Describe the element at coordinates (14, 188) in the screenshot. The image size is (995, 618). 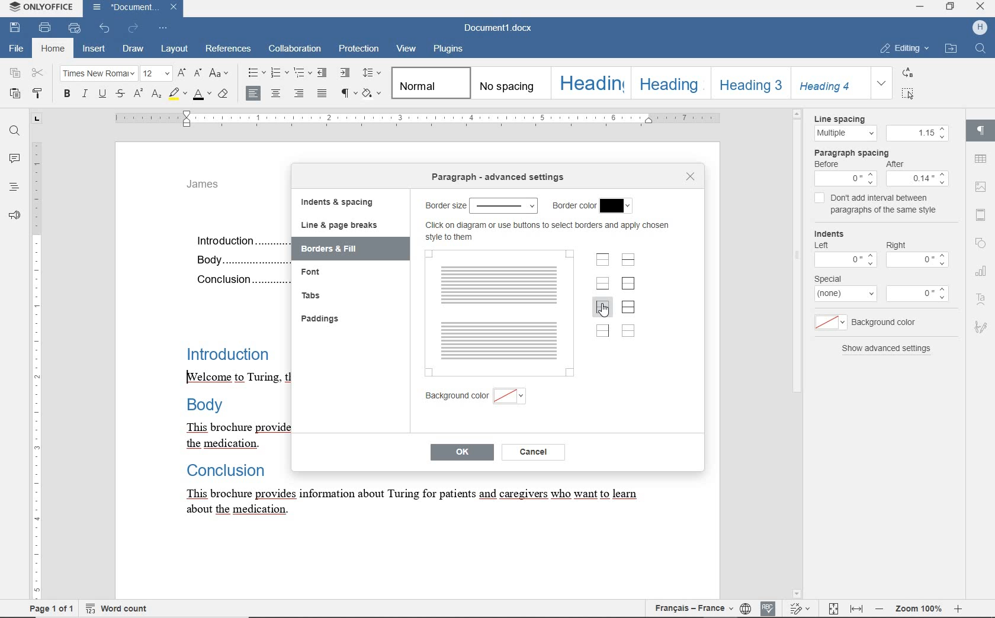
I see `headings` at that location.